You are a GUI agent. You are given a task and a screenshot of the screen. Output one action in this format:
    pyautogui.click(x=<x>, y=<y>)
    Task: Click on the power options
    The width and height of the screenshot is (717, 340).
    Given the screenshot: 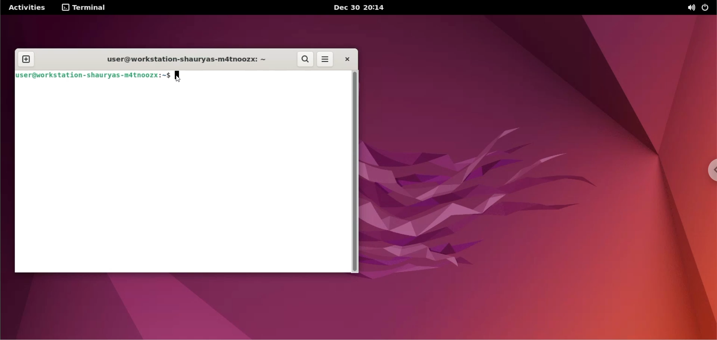 What is the action you would take?
    pyautogui.click(x=707, y=8)
    